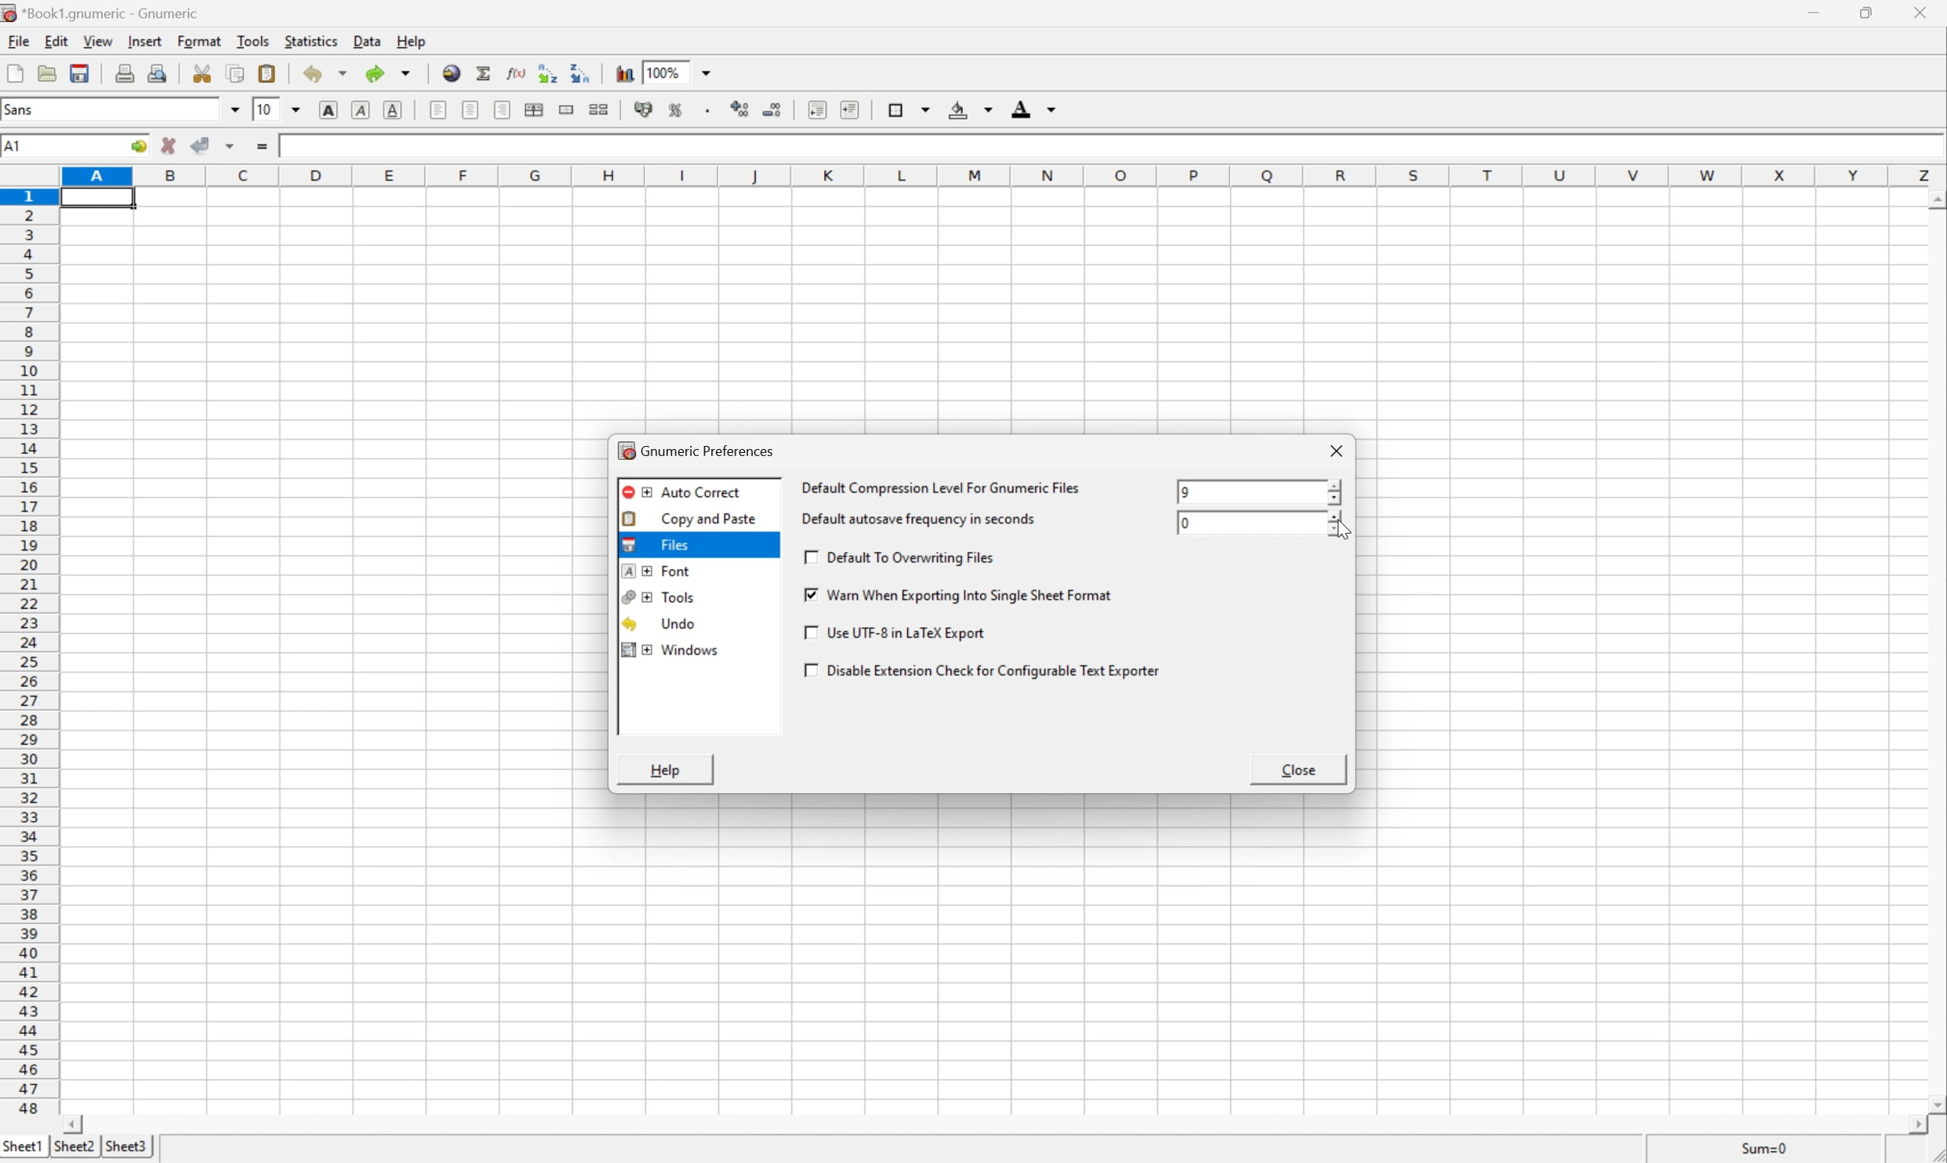  I want to click on tools, so click(251, 43).